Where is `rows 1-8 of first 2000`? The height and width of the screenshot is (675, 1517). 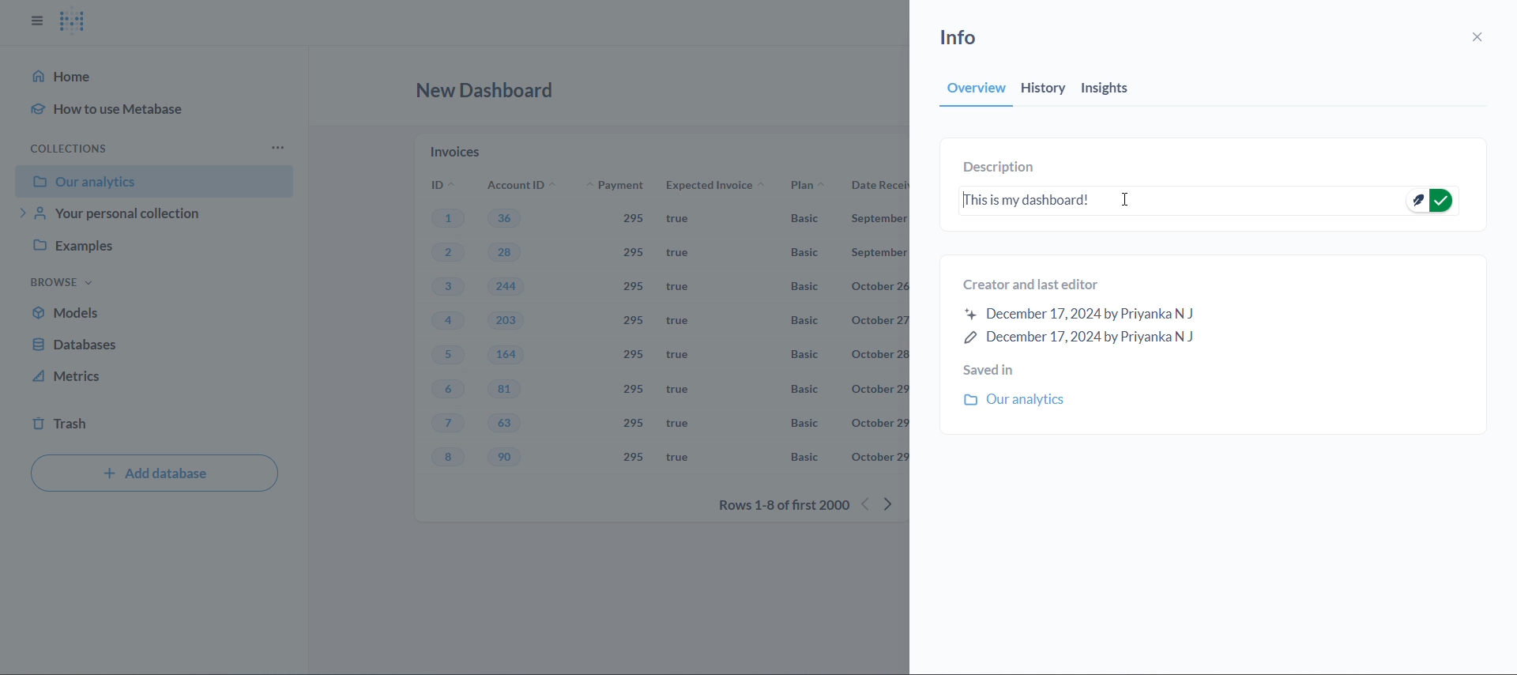 rows 1-8 of first 2000 is located at coordinates (781, 506).